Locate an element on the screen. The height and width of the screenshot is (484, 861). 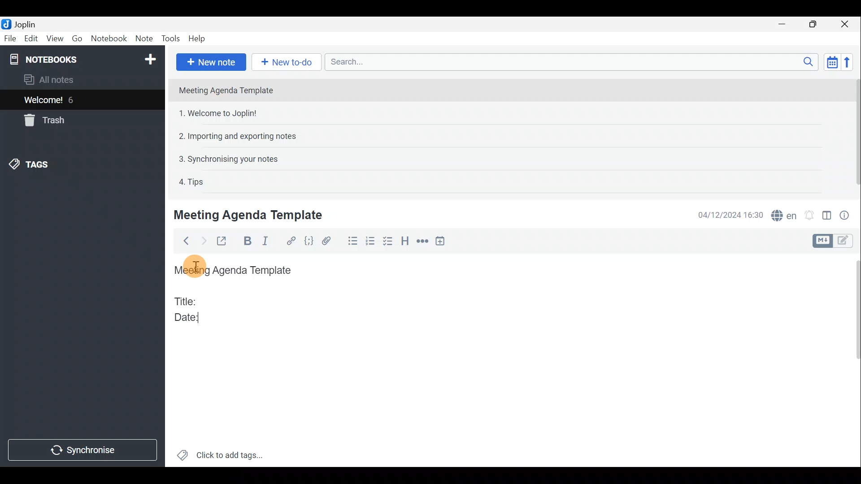
File is located at coordinates (10, 38).